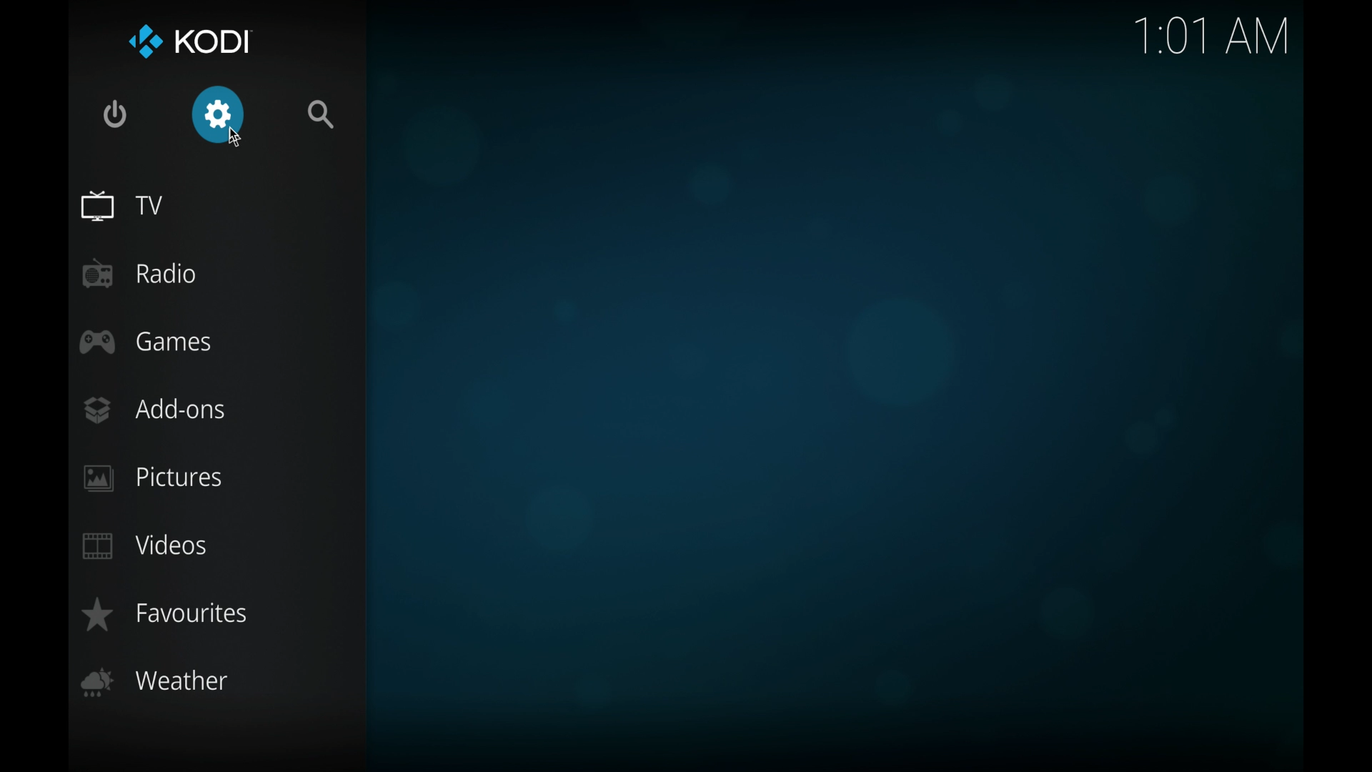  What do you see at coordinates (154, 409) in the screenshot?
I see `add-ons` at bounding box center [154, 409].